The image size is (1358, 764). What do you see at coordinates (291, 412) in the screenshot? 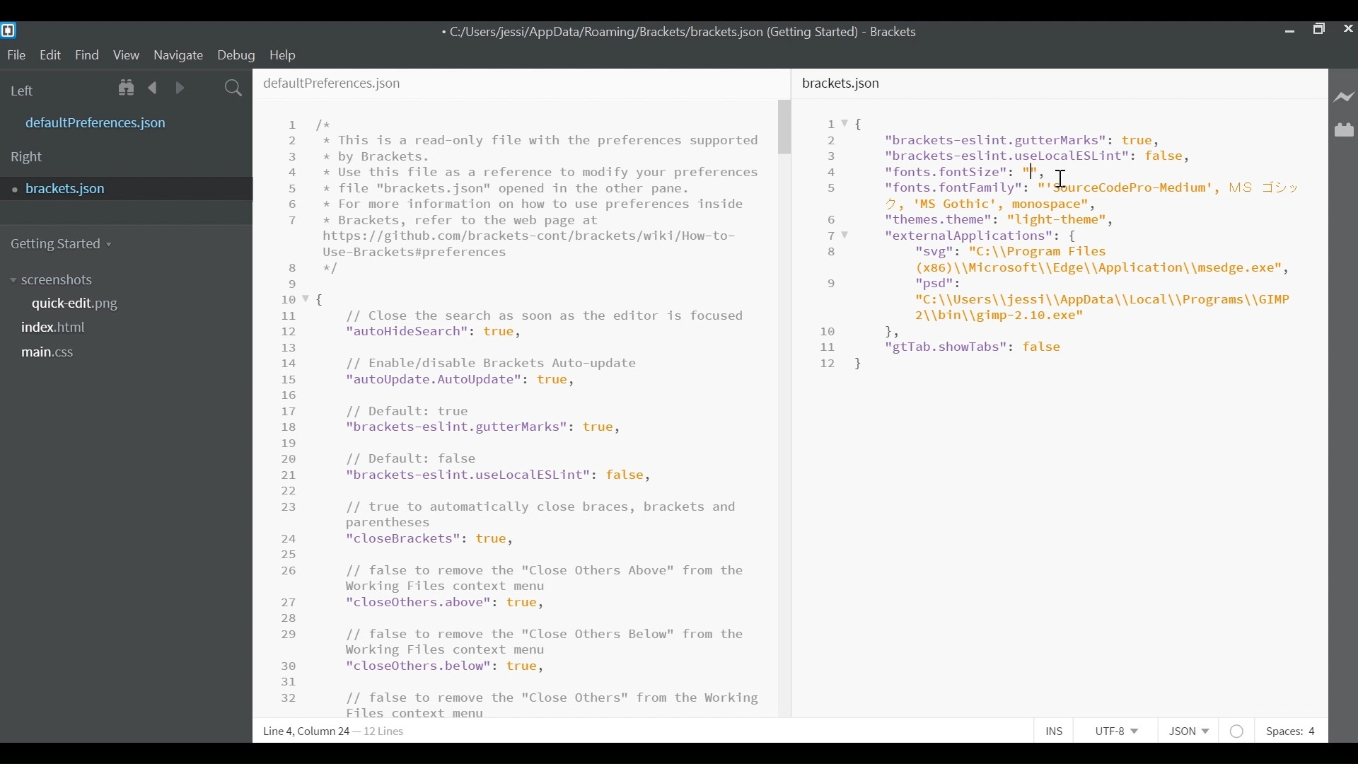
I see `Line Number` at bounding box center [291, 412].